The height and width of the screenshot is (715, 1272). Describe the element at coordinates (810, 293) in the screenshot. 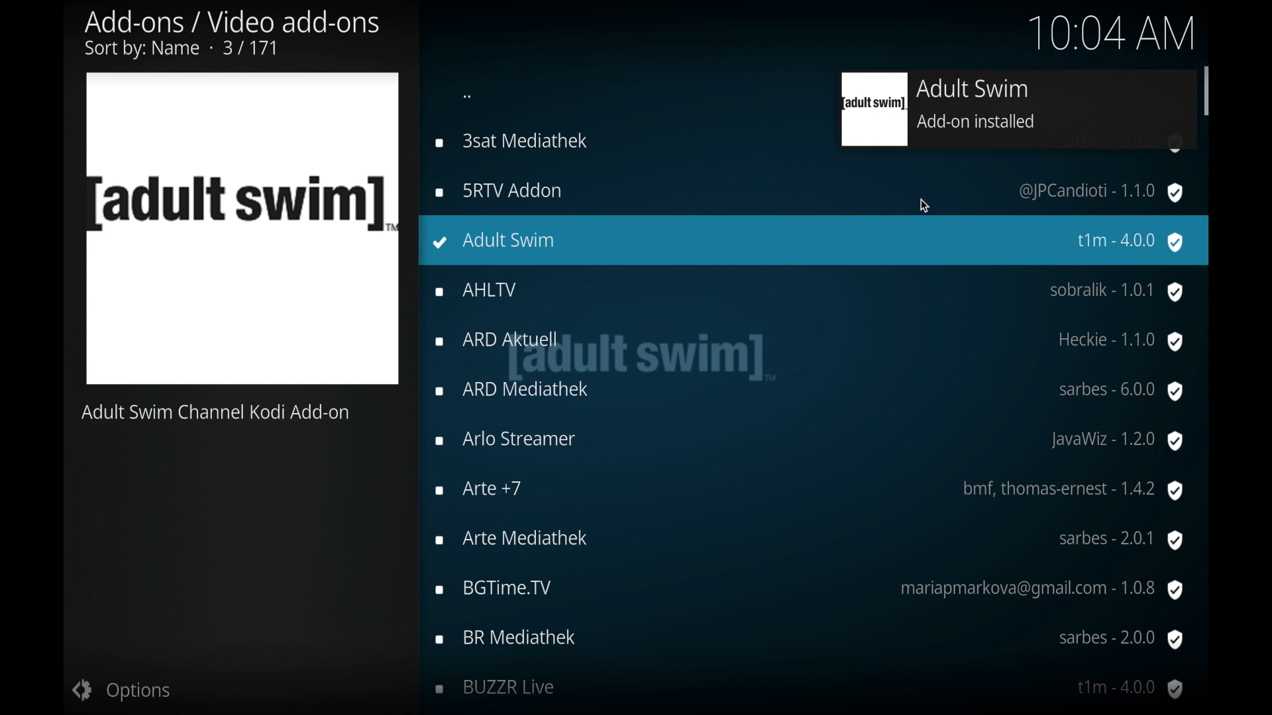

I see `ahltv` at that location.